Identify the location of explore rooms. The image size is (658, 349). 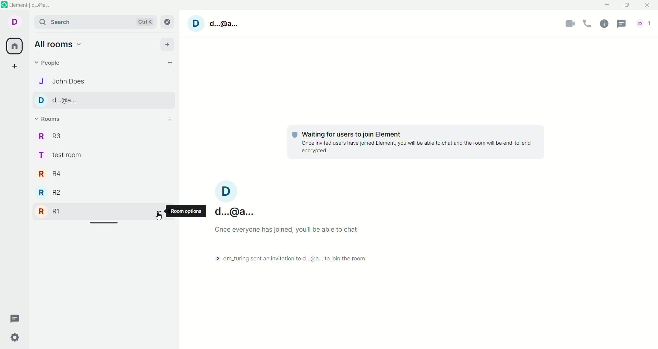
(169, 22).